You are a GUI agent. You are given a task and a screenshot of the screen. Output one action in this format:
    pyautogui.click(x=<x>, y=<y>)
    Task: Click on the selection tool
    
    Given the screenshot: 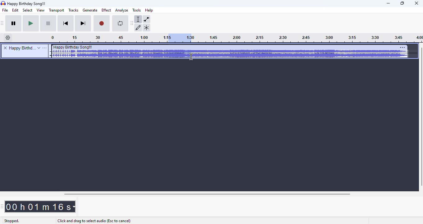 What is the action you would take?
    pyautogui.click(x=139, y=19)
    